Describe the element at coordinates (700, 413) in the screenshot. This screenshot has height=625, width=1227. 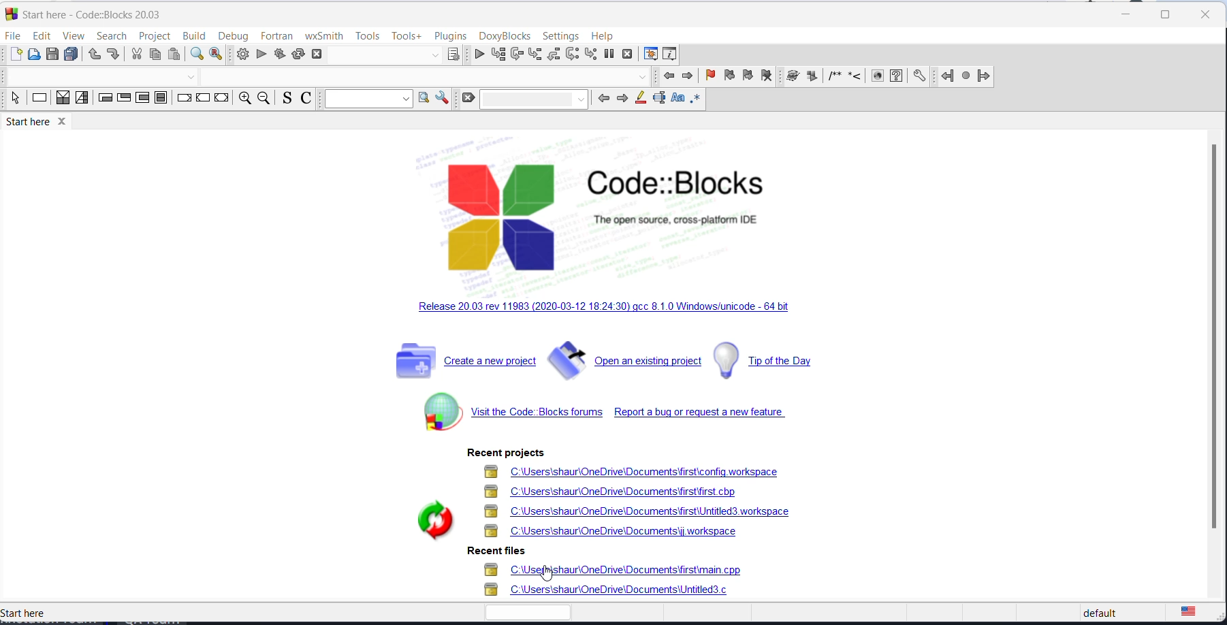
I see `report bug` at that location.